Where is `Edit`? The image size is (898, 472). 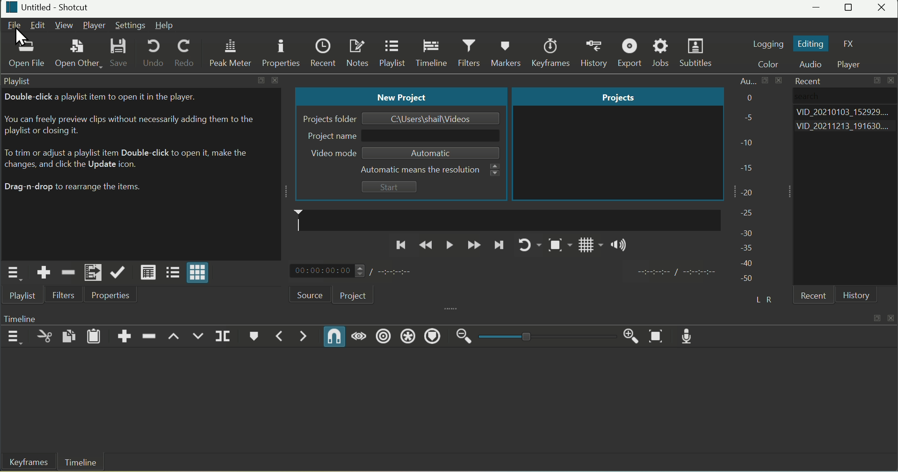
Edit is located at coordinates (38, 25).